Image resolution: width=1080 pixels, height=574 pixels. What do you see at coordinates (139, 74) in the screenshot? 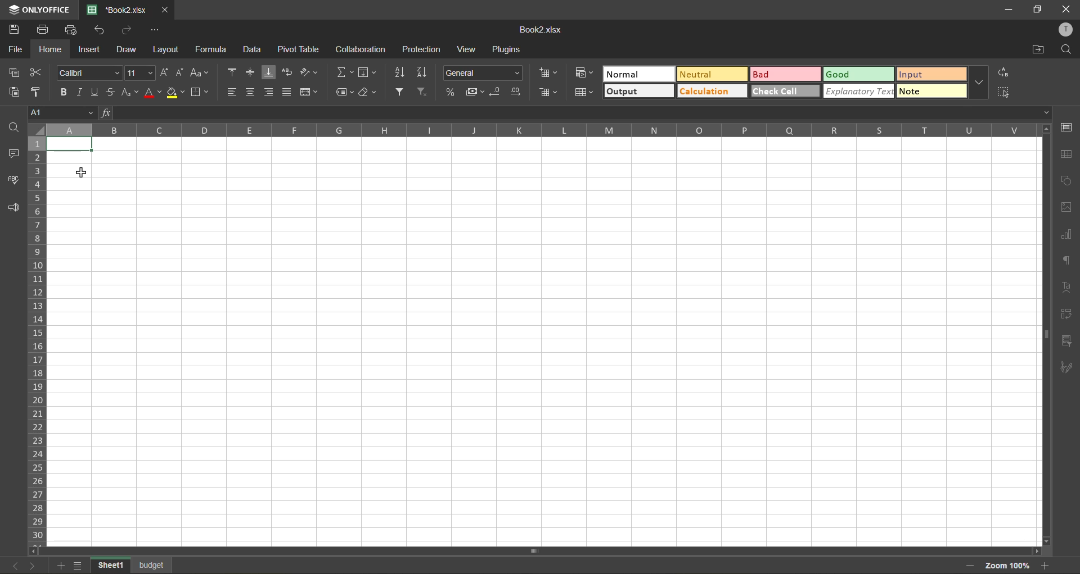
I see `font size` at bounding box center [139, 74].